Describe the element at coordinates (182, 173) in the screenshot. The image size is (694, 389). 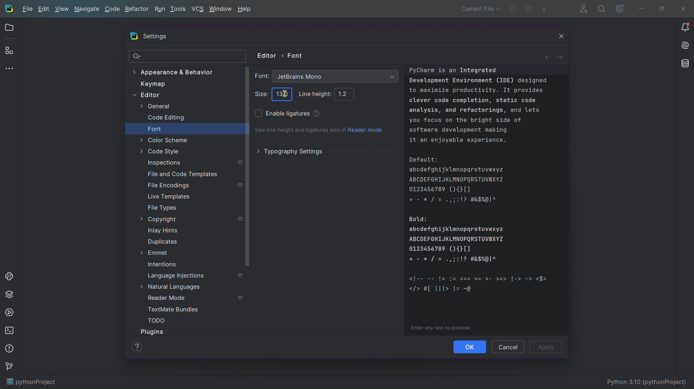
I see `File and Code Templates` at that location.